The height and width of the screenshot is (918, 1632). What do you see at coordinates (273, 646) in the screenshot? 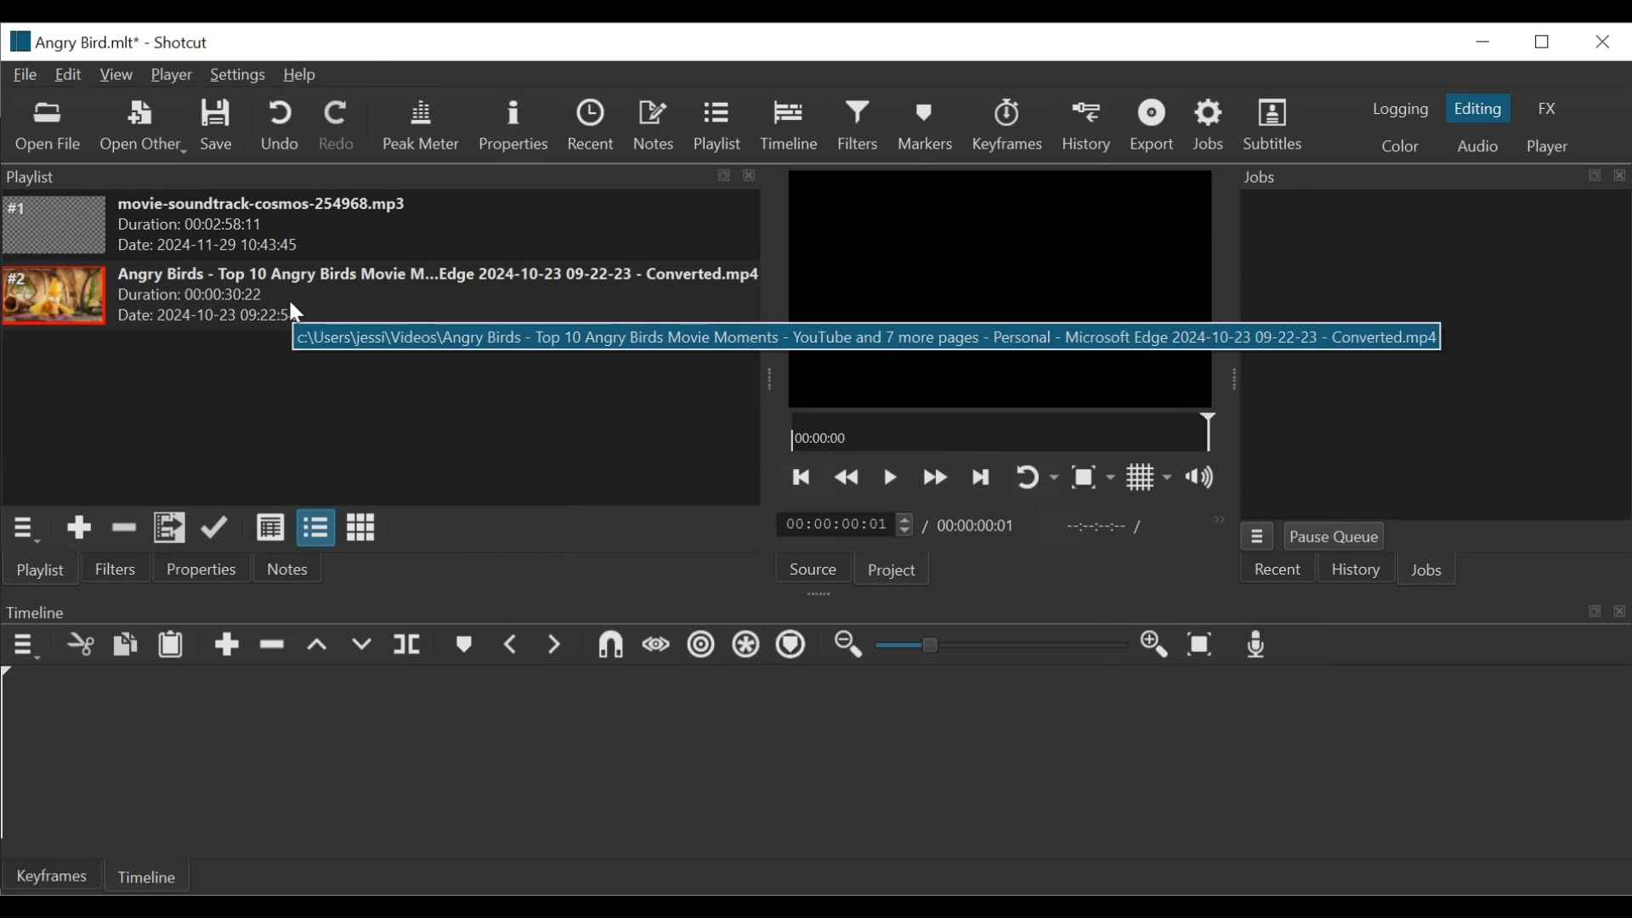
I see `Ripple Delete` at bounding box center [273, 646].